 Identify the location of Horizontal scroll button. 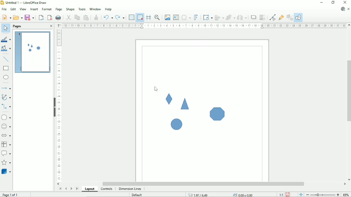
(345, 184).